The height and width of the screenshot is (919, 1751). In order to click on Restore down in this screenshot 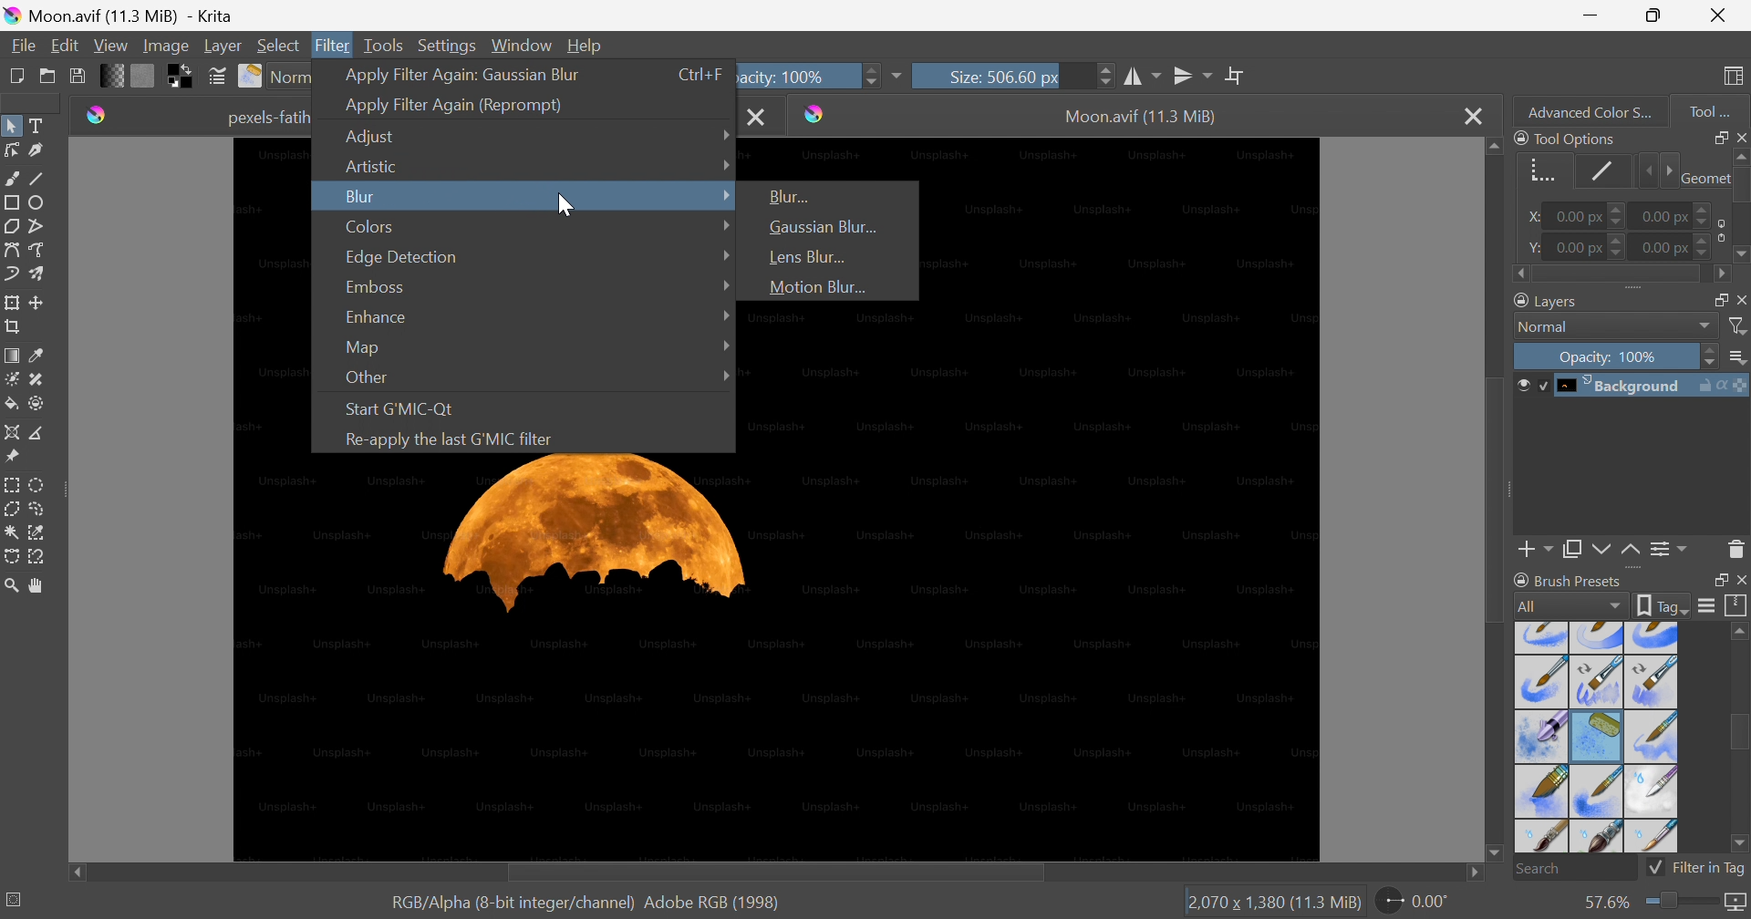, I will do `click(1653, 15)`.